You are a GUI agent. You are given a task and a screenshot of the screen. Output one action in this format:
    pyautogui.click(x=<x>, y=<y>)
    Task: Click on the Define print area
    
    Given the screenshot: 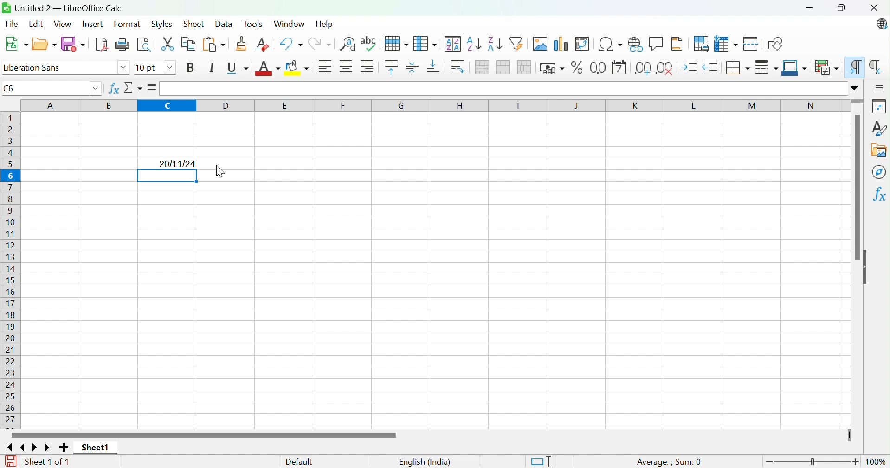 What is the action you would take?
    pyautogui.click(x=702, y=44)
    